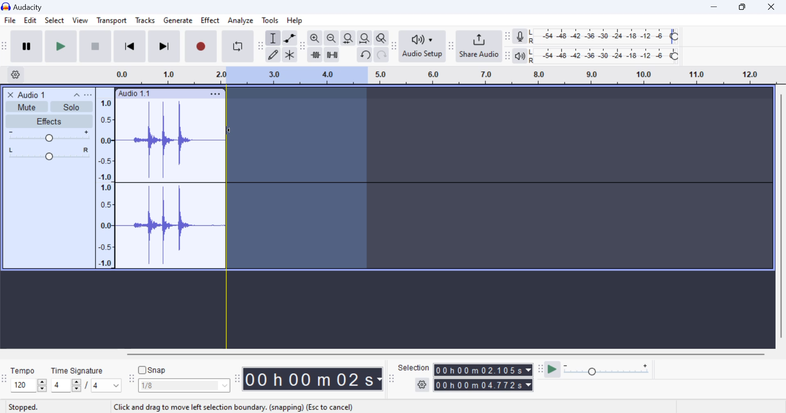 This screenshot has height=413, width=786. I want to click on Record, so click(199, 47).